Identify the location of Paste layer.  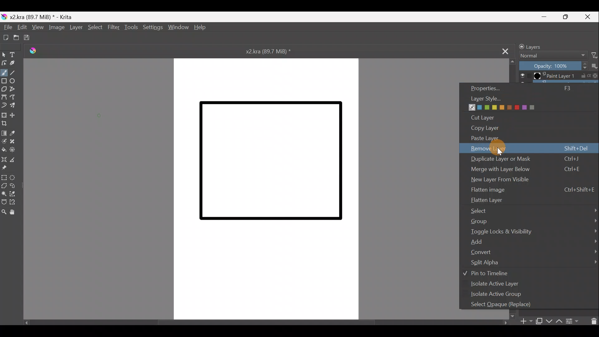
(520, 138).